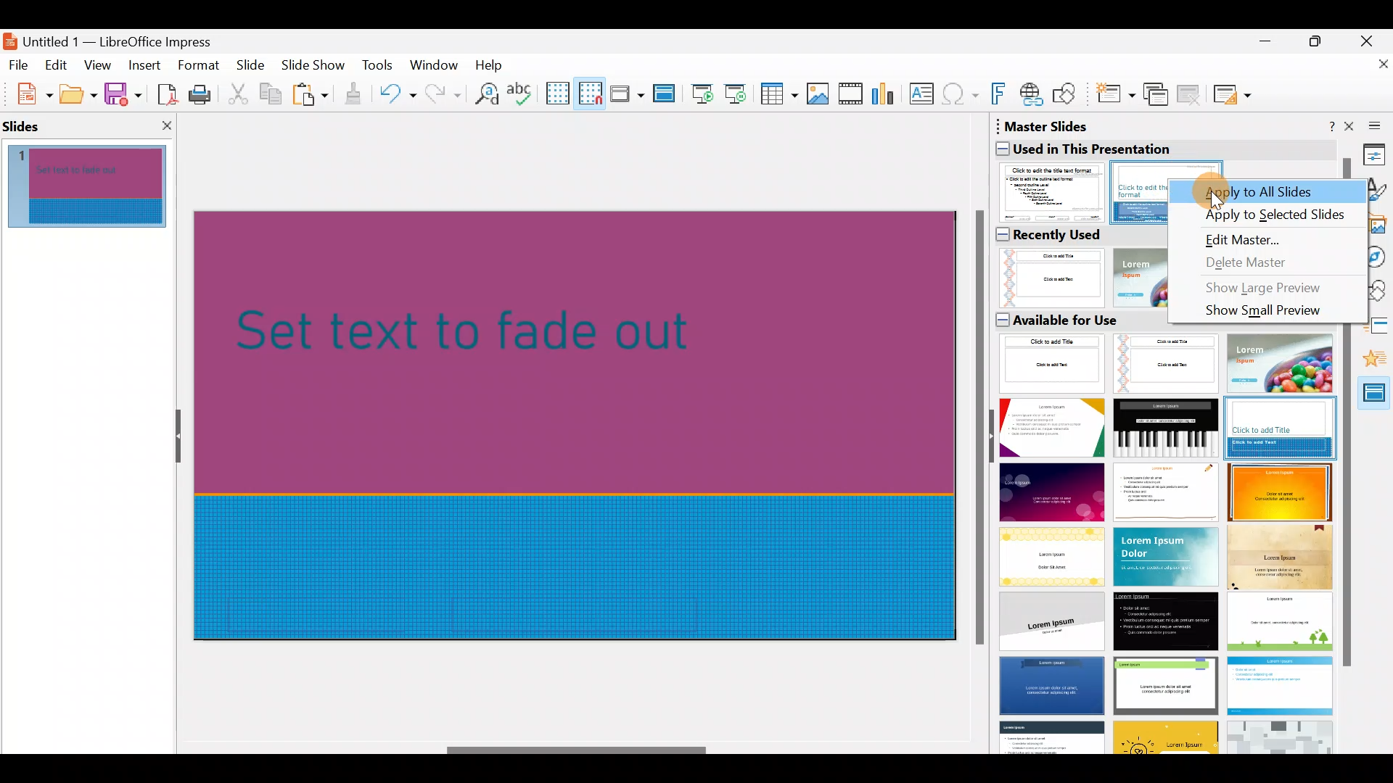 The image size is (1393, 783). I want to click on Master slides, so click(1368, 398).